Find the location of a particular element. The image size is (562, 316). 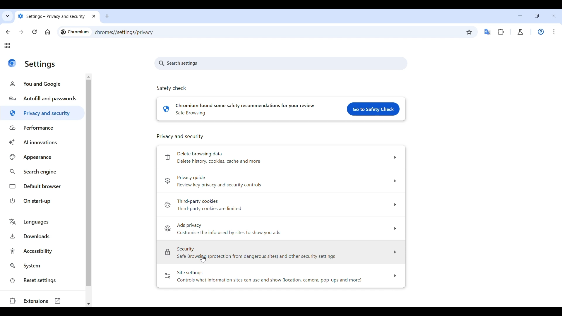

Safety check is located at coordinates (175, 88).